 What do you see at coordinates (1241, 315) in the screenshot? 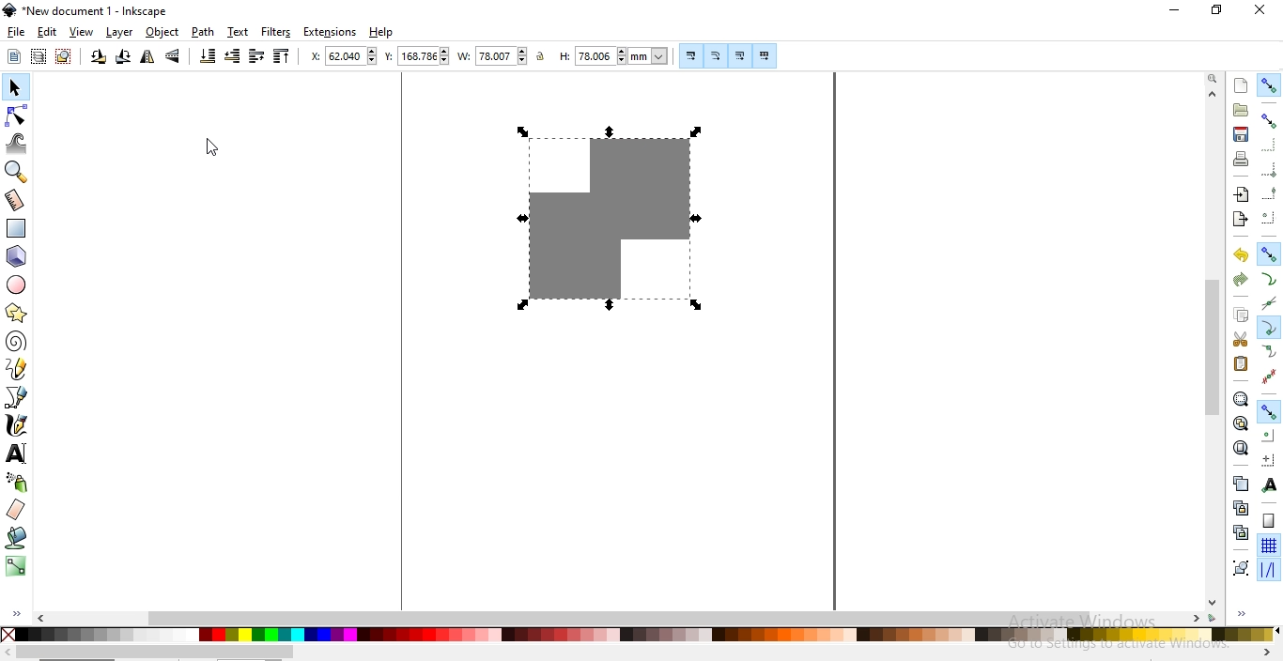
I see `copy` at bounding box center [1241, 315].